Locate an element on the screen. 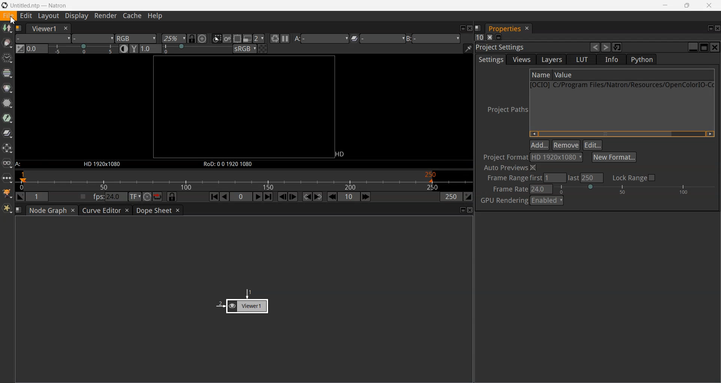 This screenshot has width=721, height=383. Pause Updates is located at coordinates (285, 38).